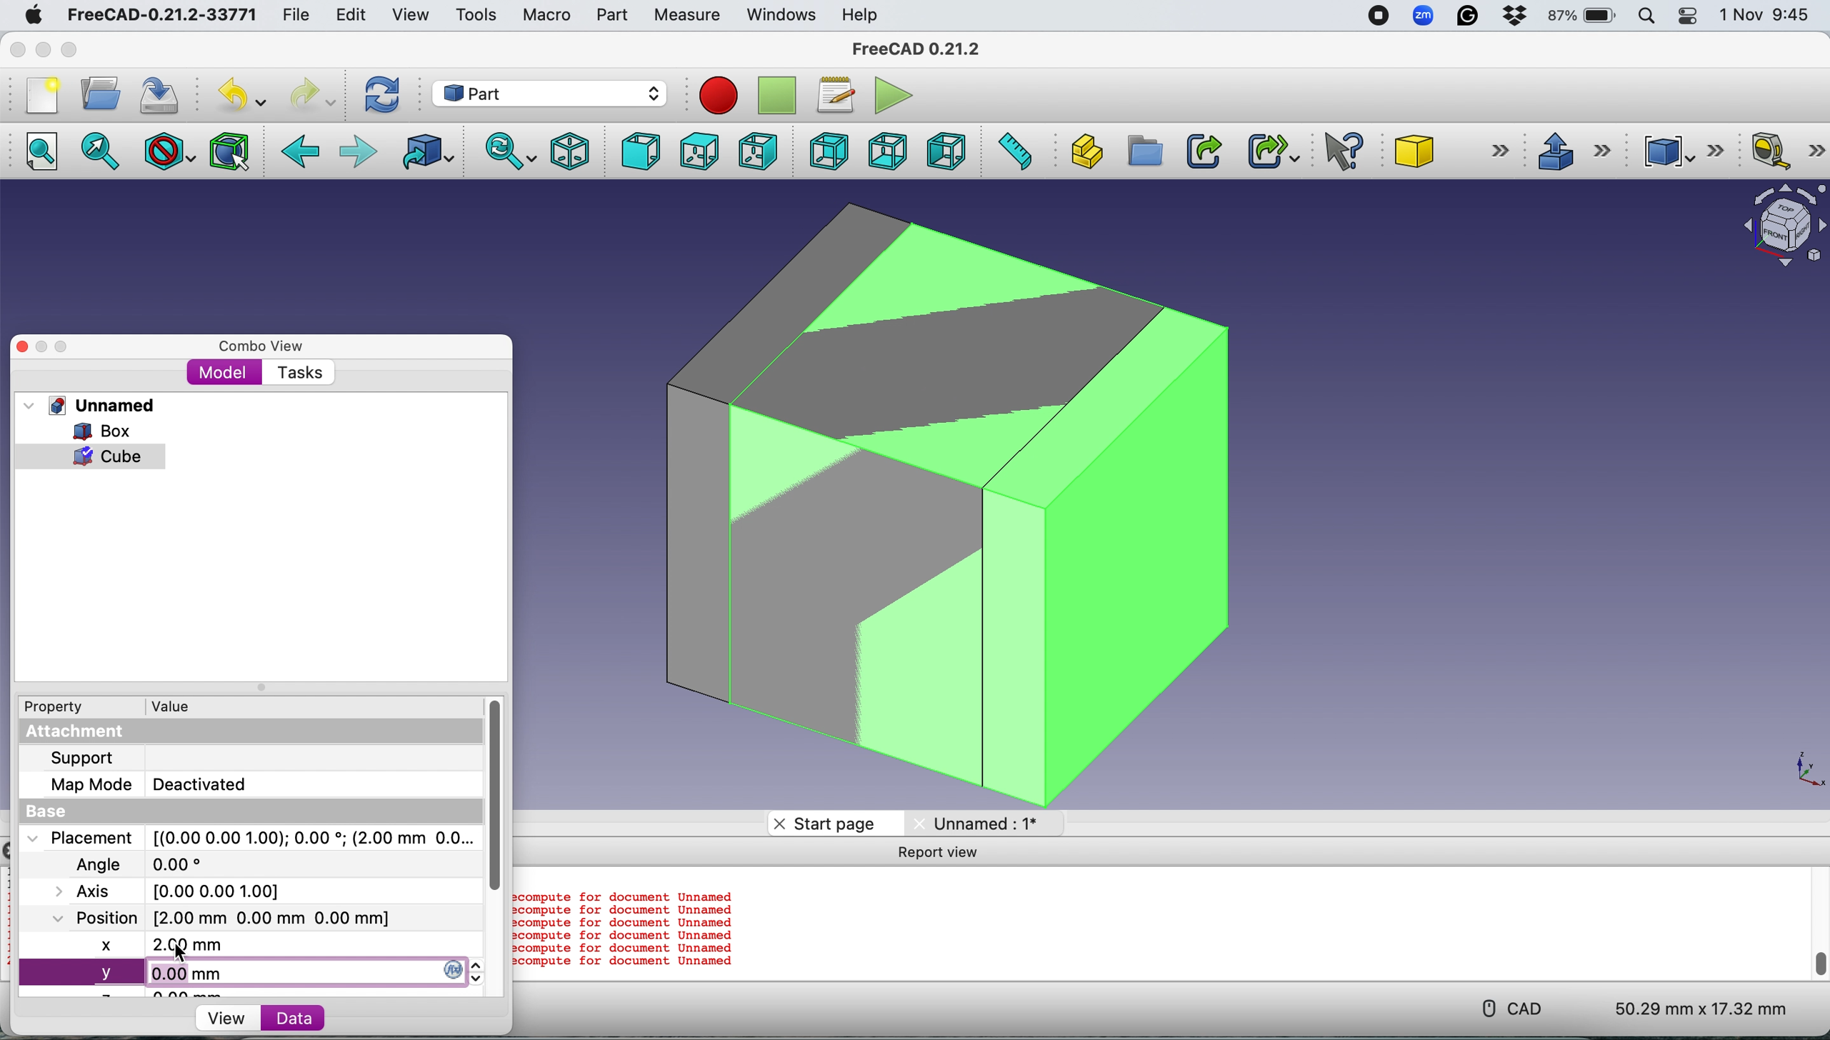  What do you see at coordinates (945, 151) in the screenshot?
I see `Left` at bounding box center [945, 151].